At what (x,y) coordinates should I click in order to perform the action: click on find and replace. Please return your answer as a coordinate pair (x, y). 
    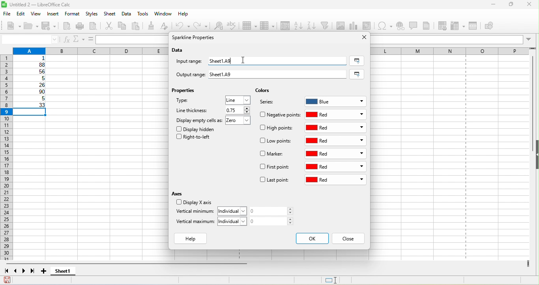
    Looking at the image, I should click on (217, 27).